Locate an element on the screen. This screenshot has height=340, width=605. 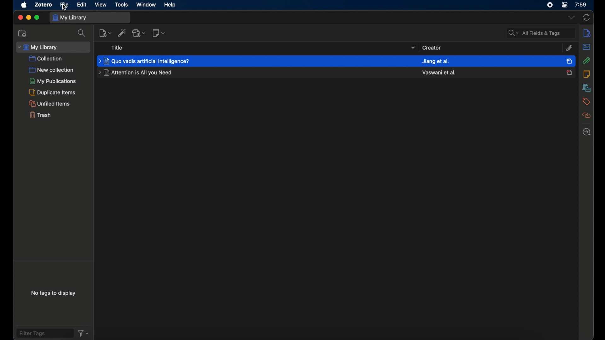
filter dropdown  is located at coordinates (84, 333).